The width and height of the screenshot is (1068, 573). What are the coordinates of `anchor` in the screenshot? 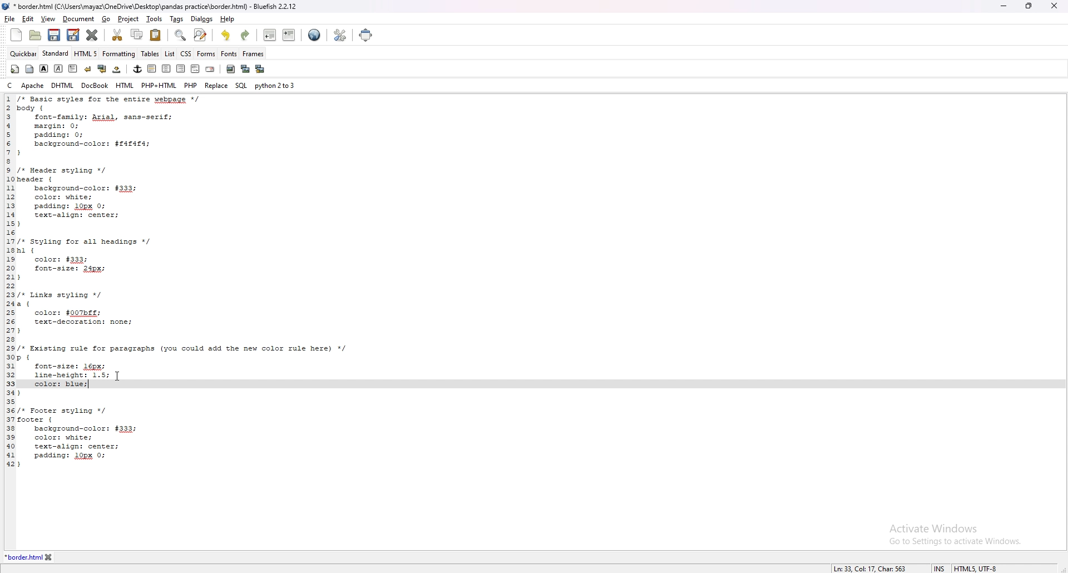 It's located at (138, 69).